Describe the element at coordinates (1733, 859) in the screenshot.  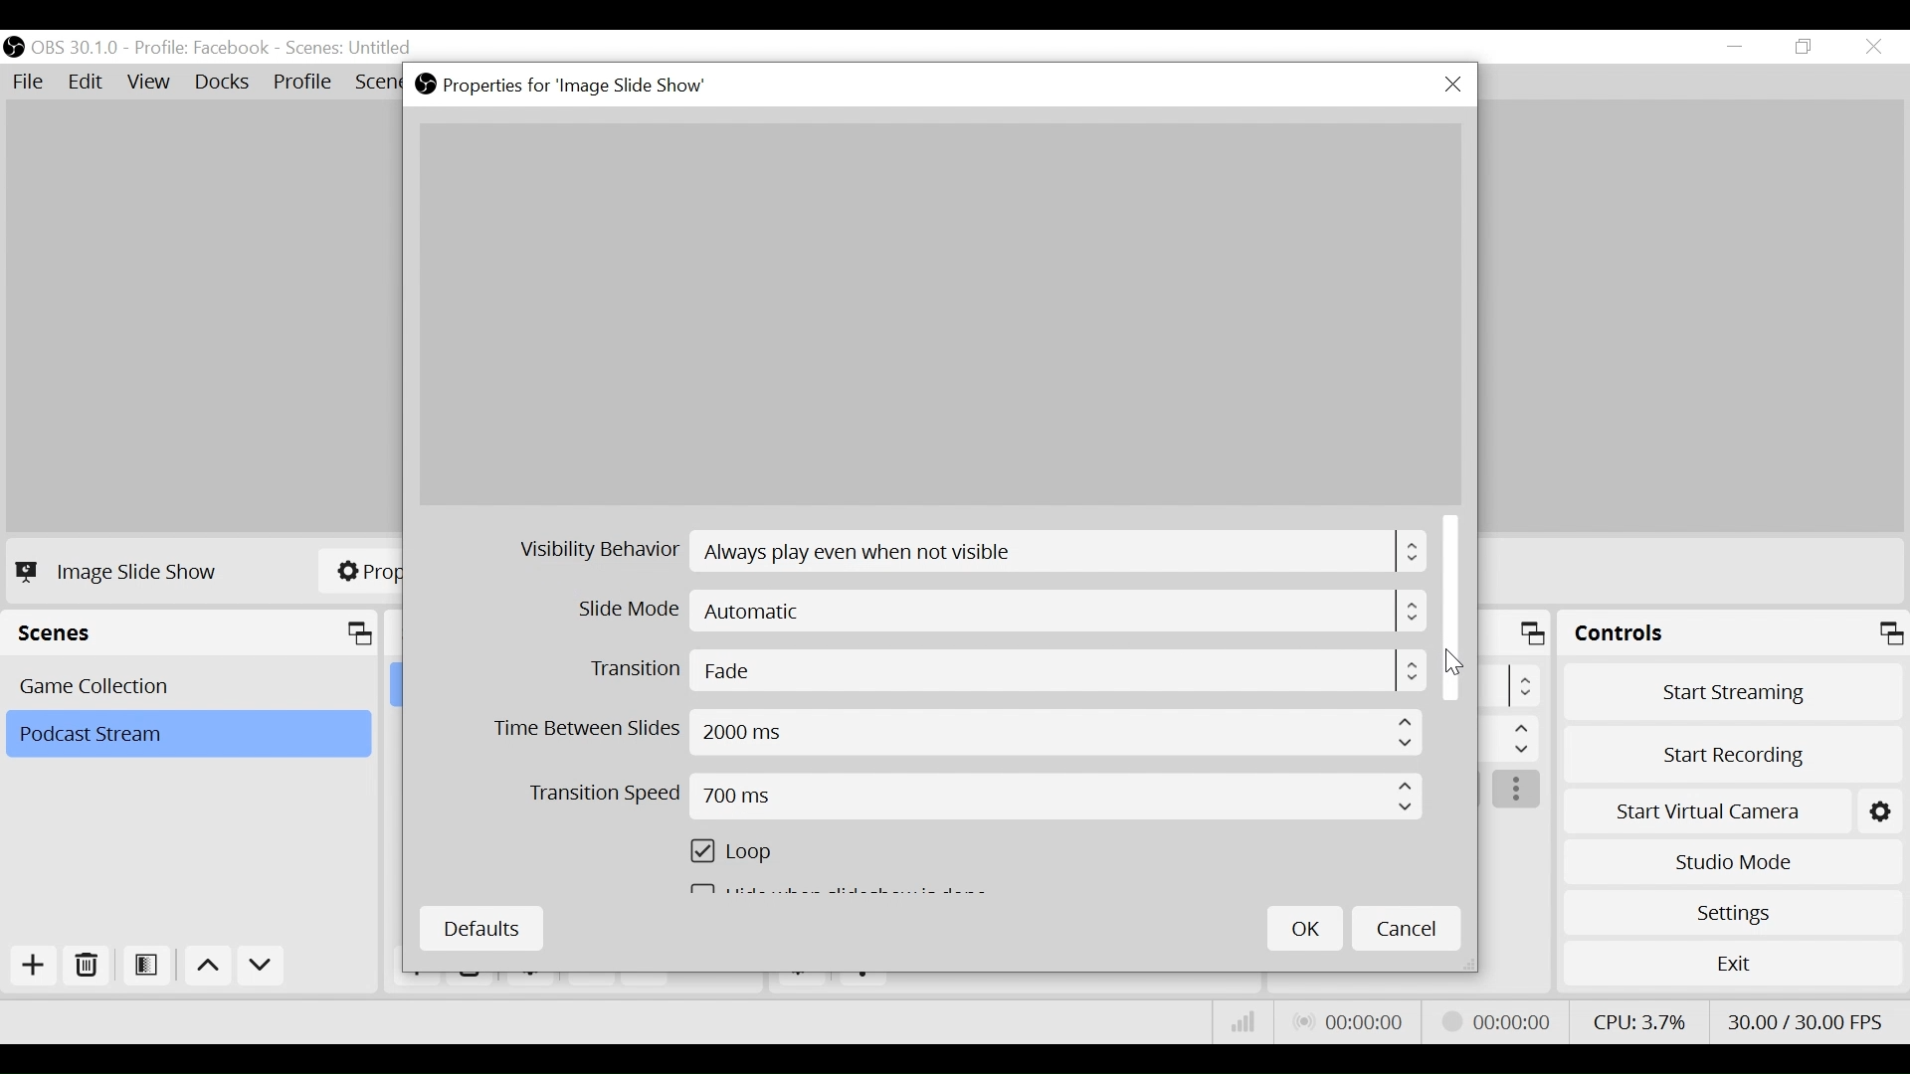
I see `Studio Mode` at that location.